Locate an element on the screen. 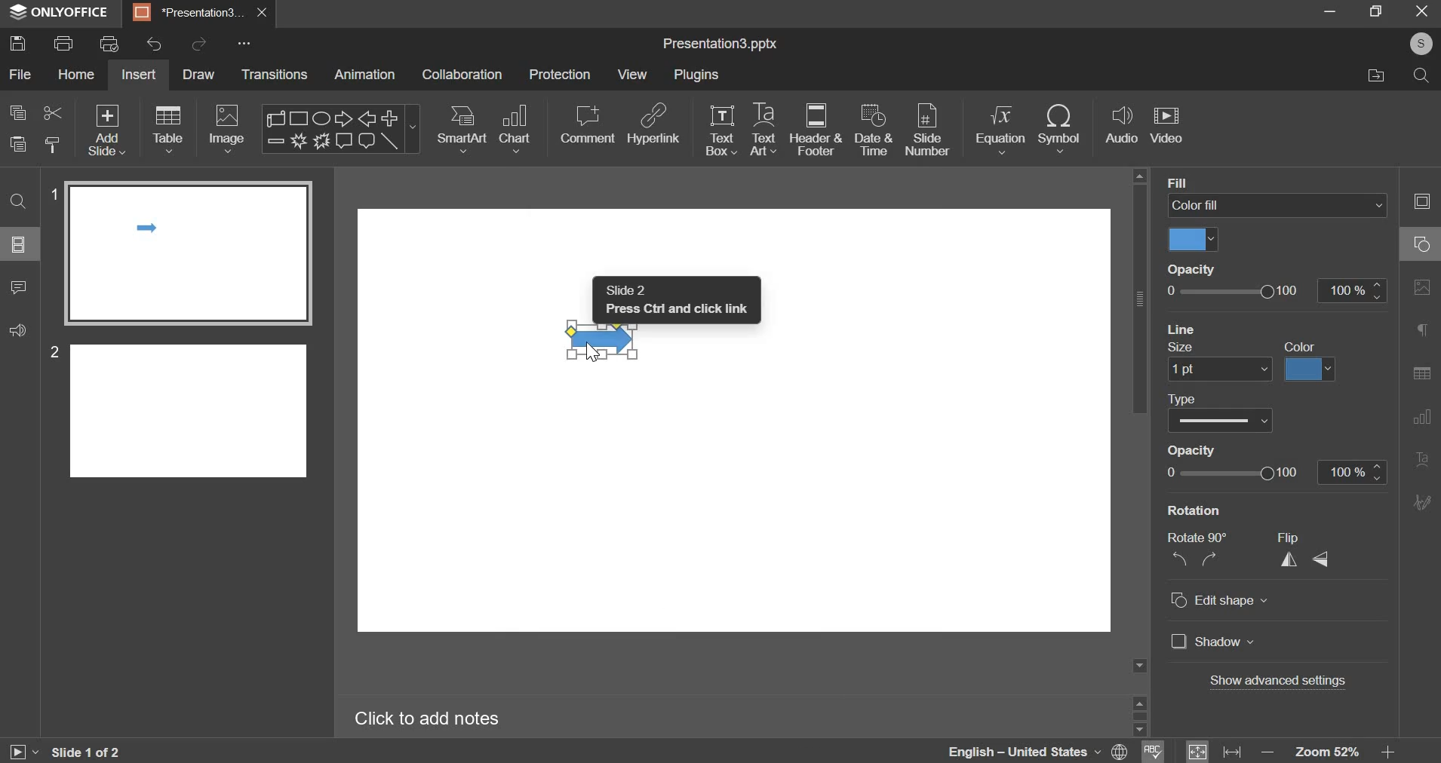 The height and width of the screenshot is (763, 1441). audio is located at coordinates (1123, 125).